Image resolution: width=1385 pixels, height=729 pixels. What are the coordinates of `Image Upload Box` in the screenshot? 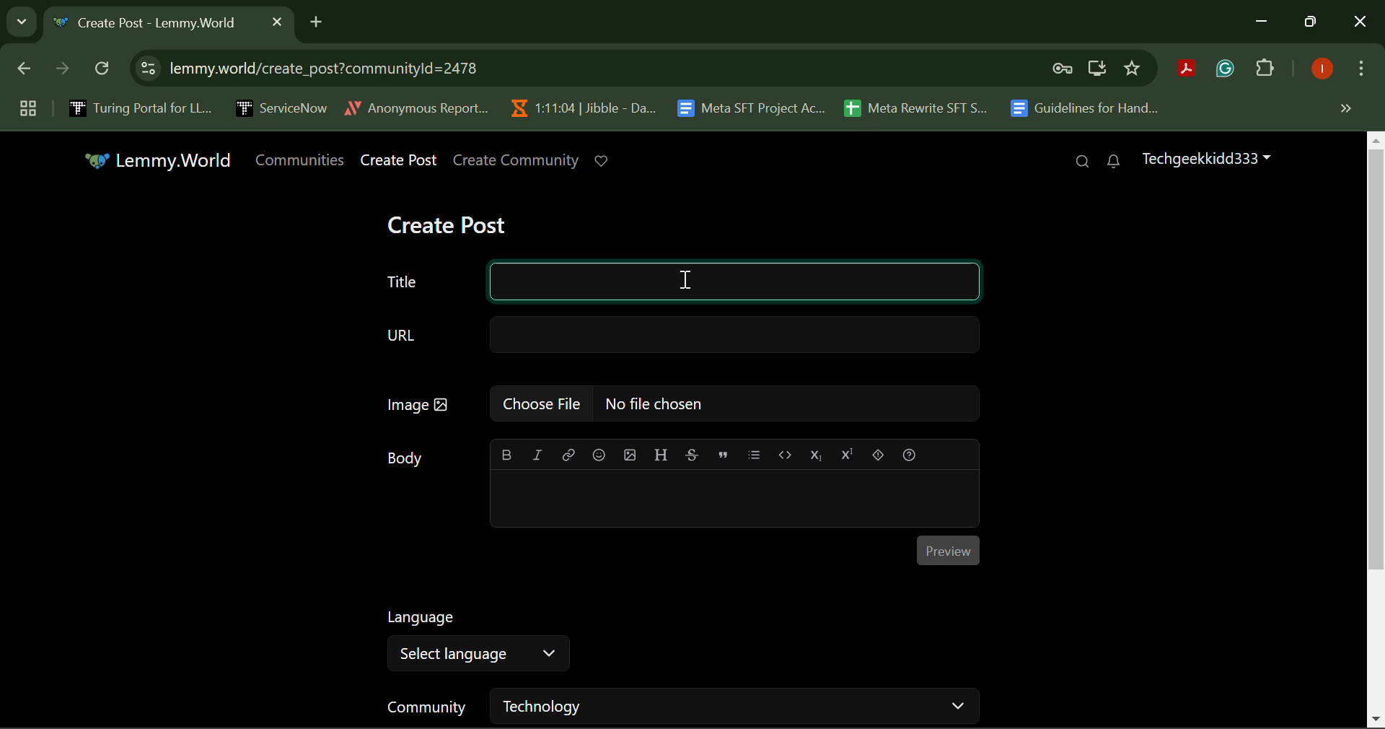 It's located at (679, 403).